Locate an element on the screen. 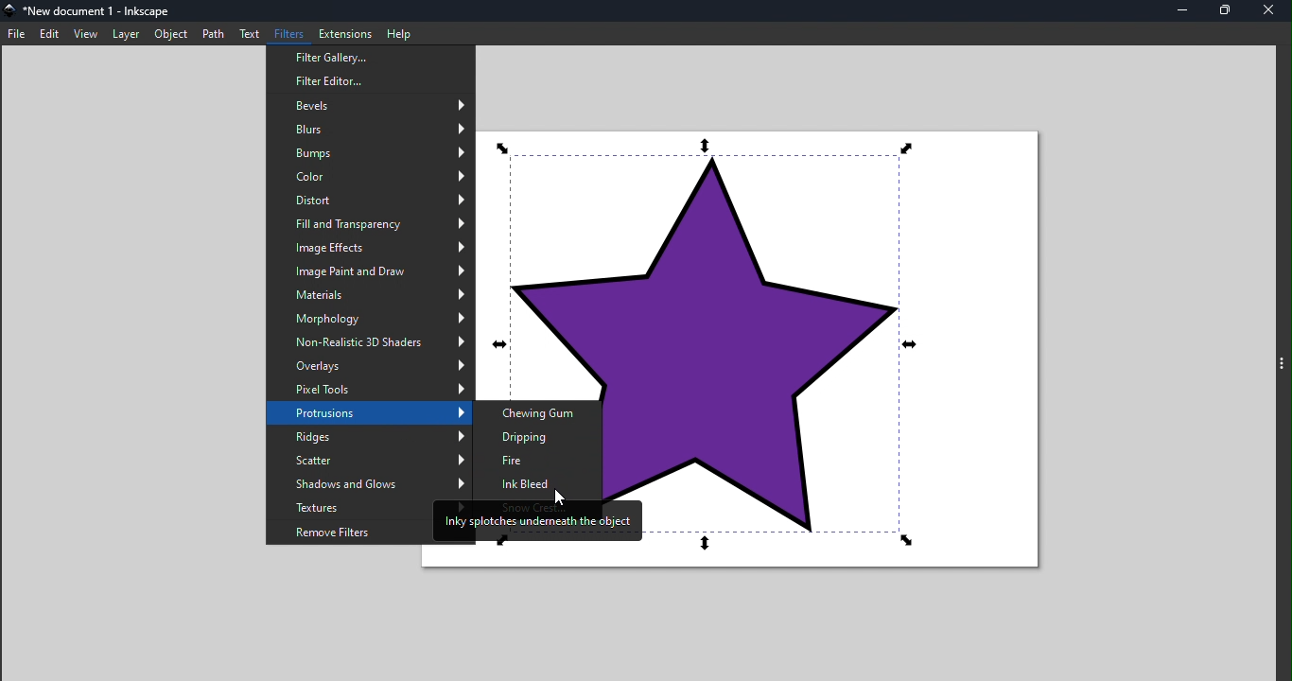 The width and height of the screenshot is (1292, 681). Extensions is located at coordinates (348, 32).